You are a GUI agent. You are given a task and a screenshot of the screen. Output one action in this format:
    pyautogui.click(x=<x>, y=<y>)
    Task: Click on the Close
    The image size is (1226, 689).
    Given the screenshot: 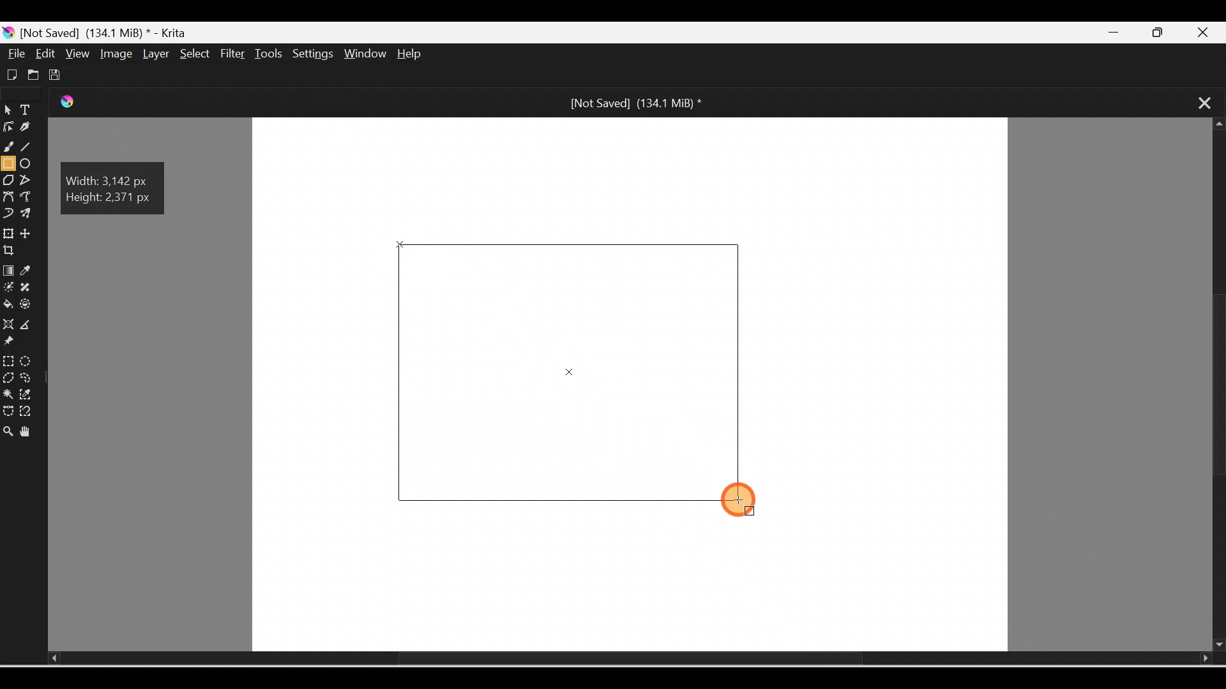 What is the action you would take?
    pyautogui.click(x=1209, y=31)
    